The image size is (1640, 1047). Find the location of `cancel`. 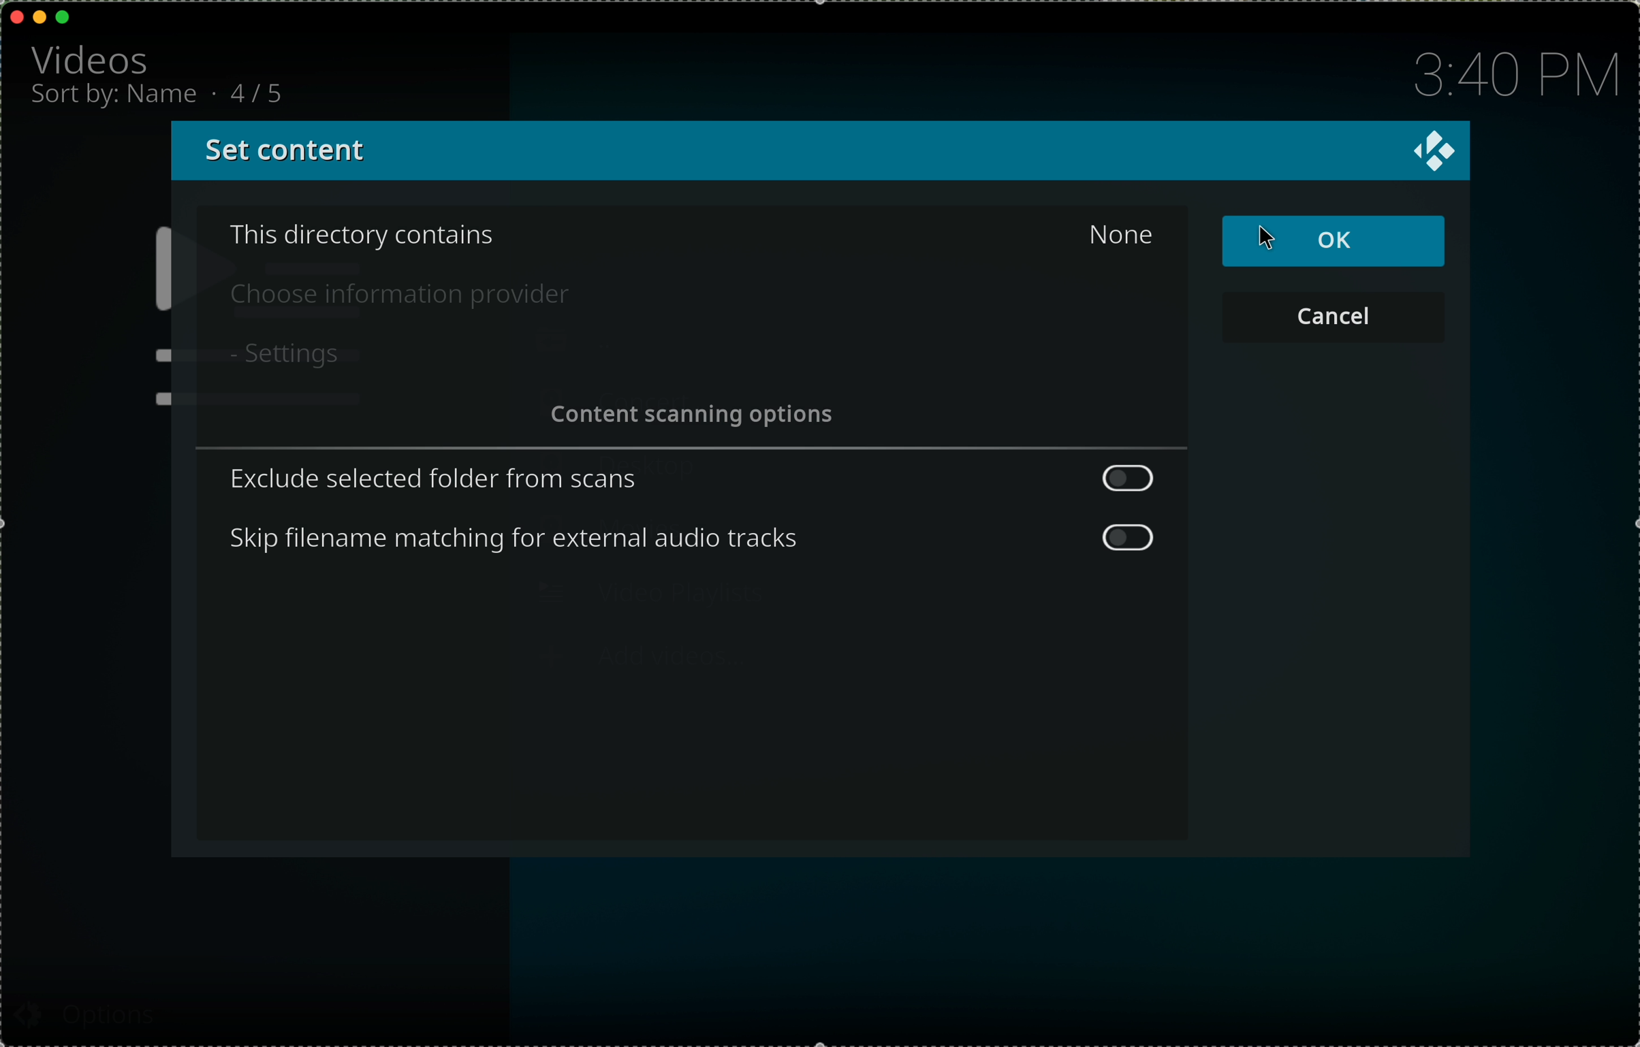

cancel is located at coordinates (1336, 319).